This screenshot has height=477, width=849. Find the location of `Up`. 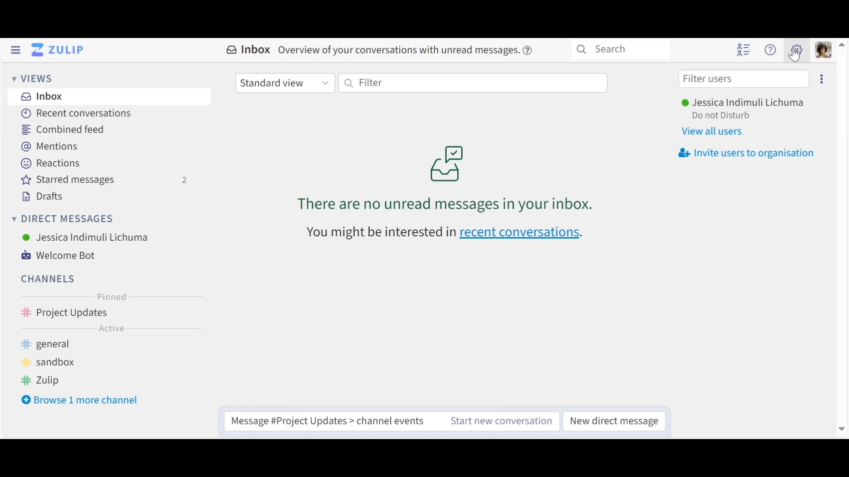

Up is located at coordinates (843, 47).